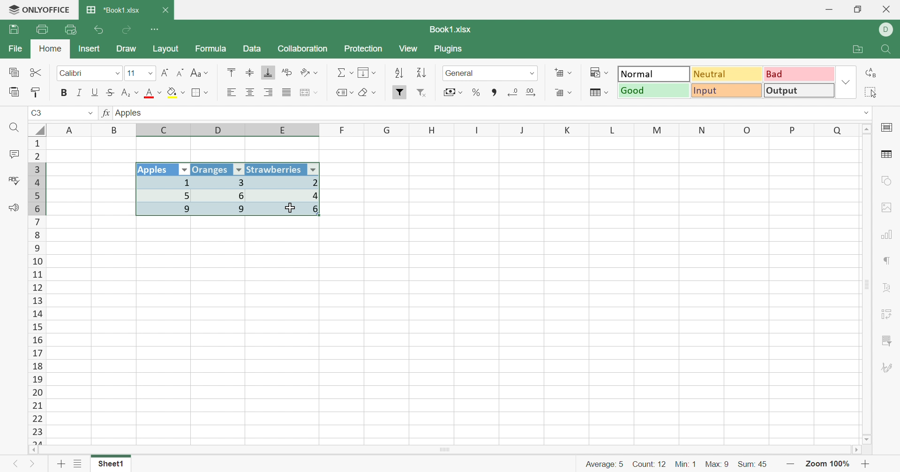  Describe the element at coordinates (311, 73) in the screenshot. I see `Orientation` at that location.